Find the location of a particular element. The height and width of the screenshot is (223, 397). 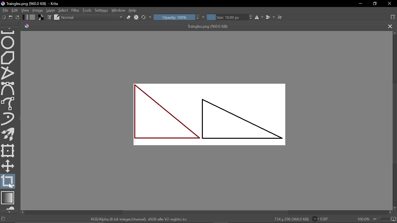

Choose brush preset is located at coordinates (56, 17).